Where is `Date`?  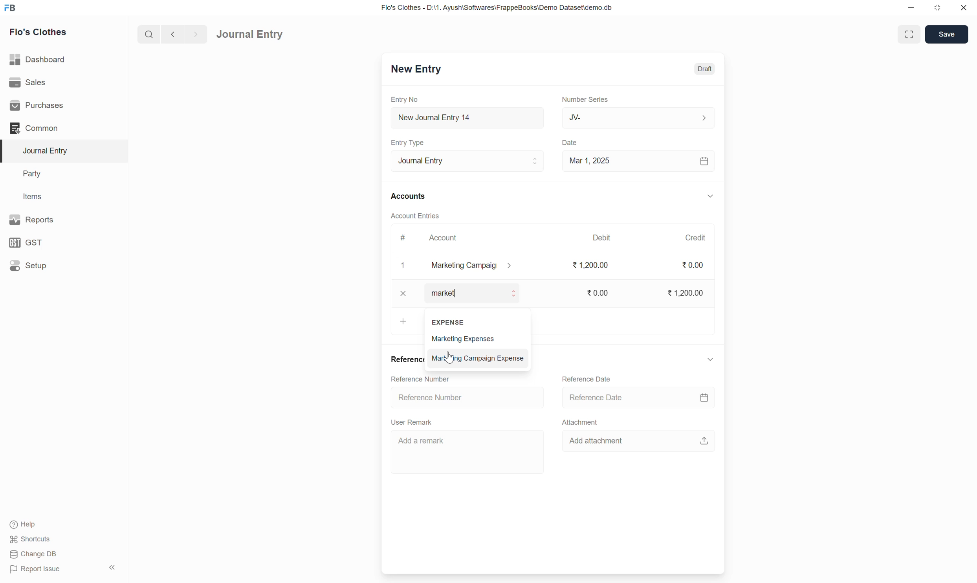 Date is located at coordinates (572, 143).